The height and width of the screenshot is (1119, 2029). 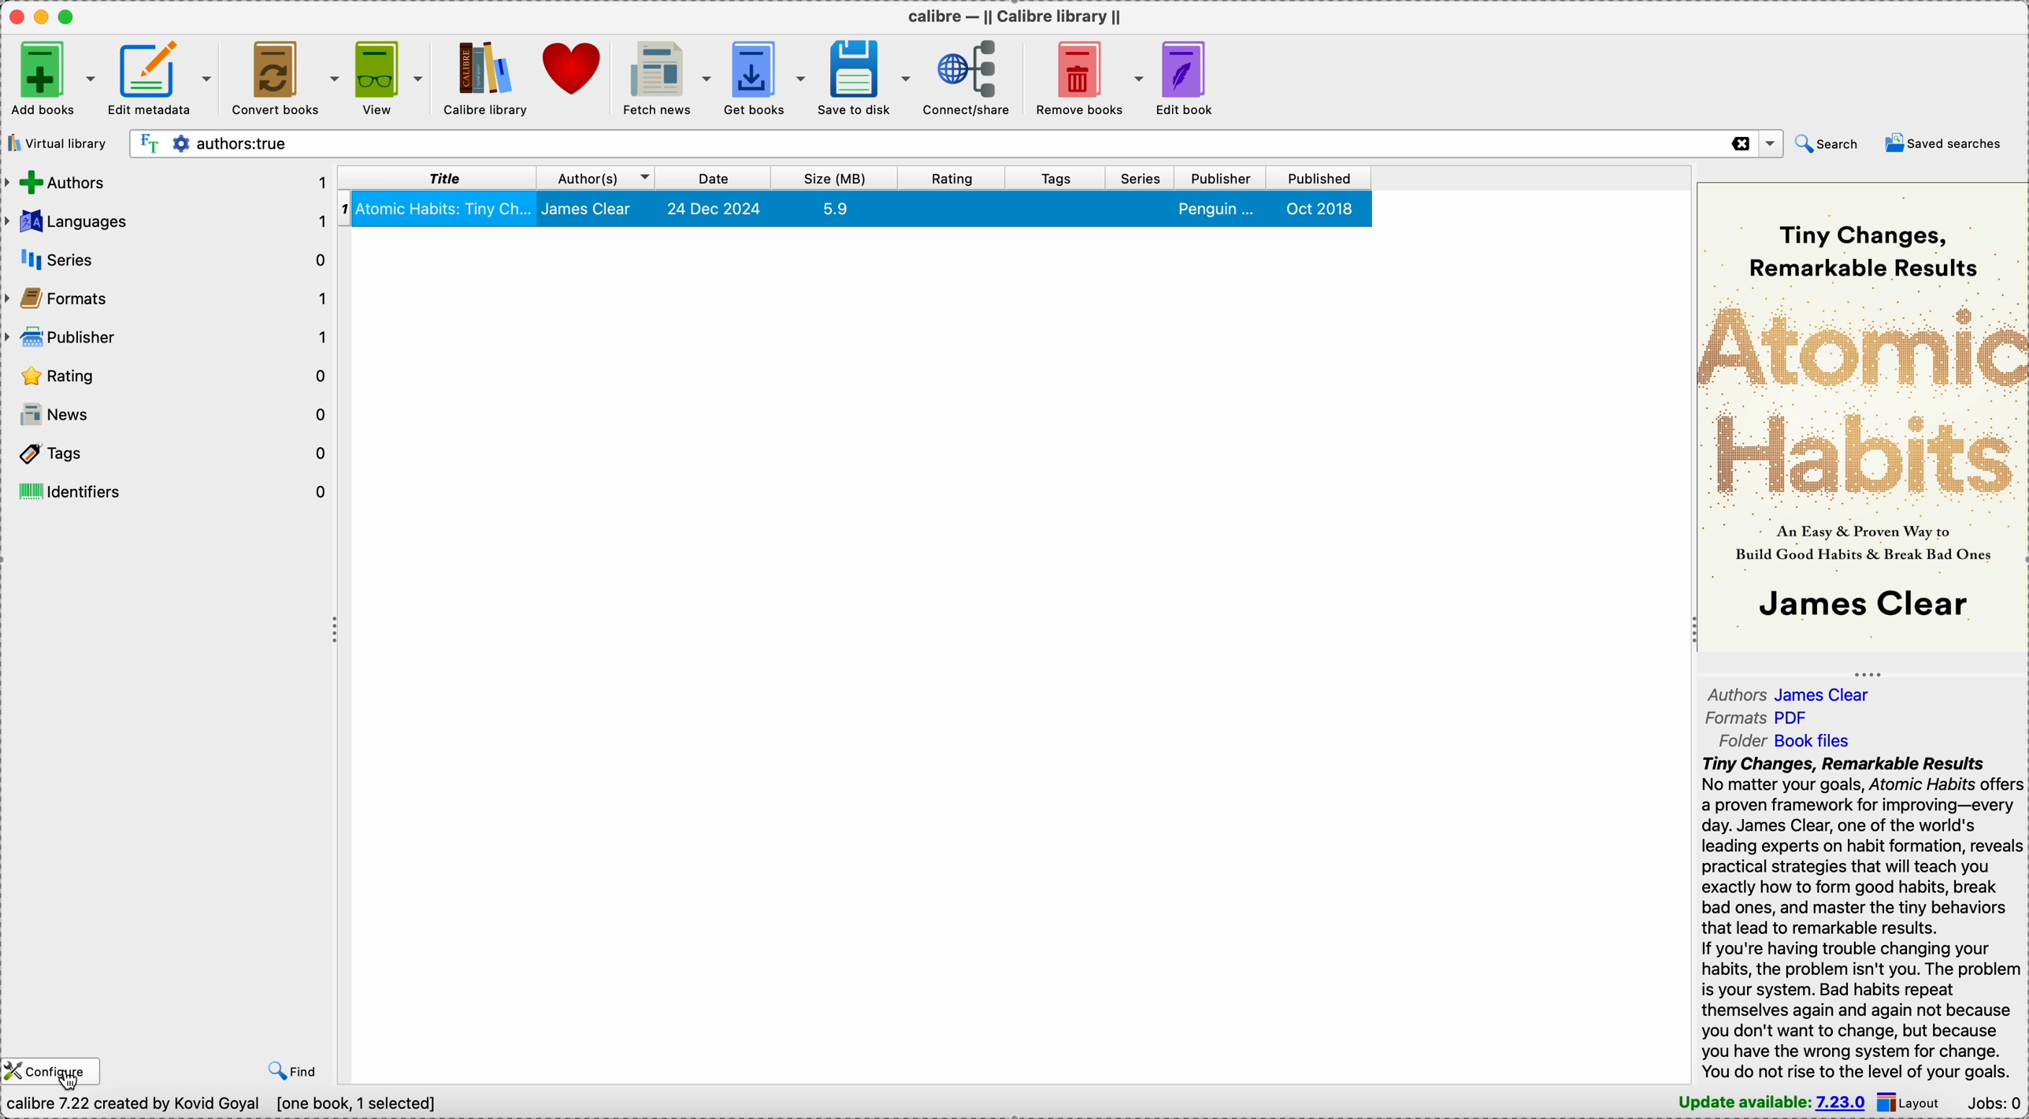 What do you see at coordinates (1319, 178) in the screenshot?
I see `published` at bounding box center [1319, 178].